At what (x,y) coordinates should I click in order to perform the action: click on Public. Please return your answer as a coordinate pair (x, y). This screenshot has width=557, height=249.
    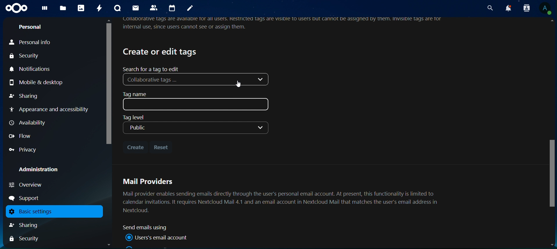
    Looking at the image, I should click on (195, 127).